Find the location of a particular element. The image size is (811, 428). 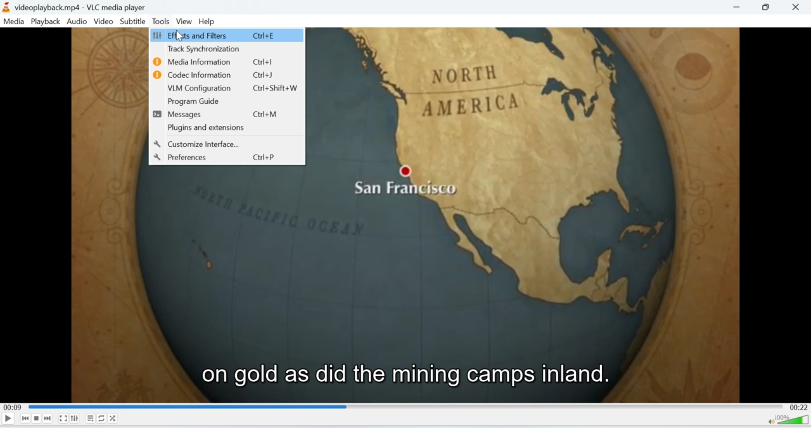

Audio is located at coordinates (77, 21).